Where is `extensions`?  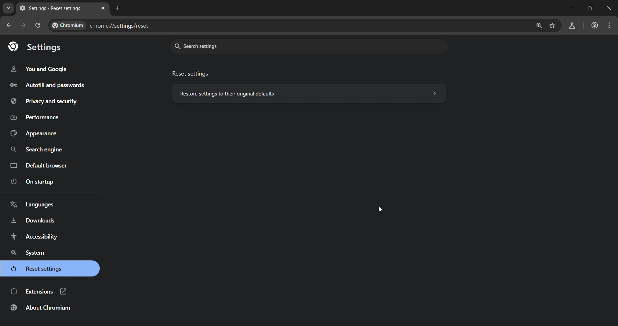 extensions is located at coordinates (39, 291).